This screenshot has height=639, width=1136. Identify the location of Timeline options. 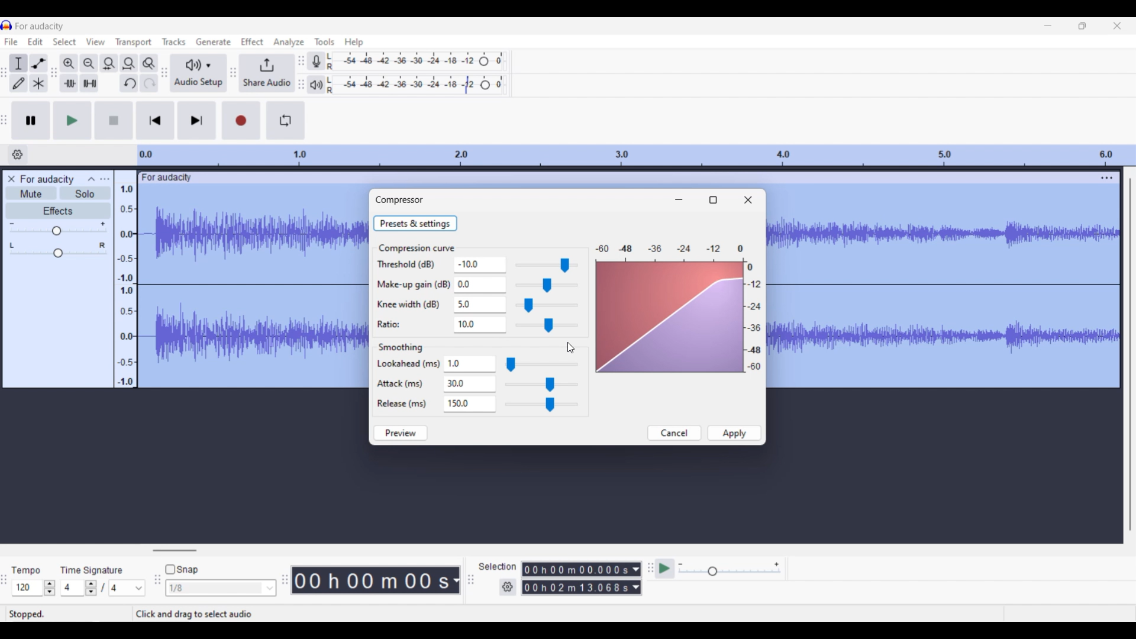
(17, 154).